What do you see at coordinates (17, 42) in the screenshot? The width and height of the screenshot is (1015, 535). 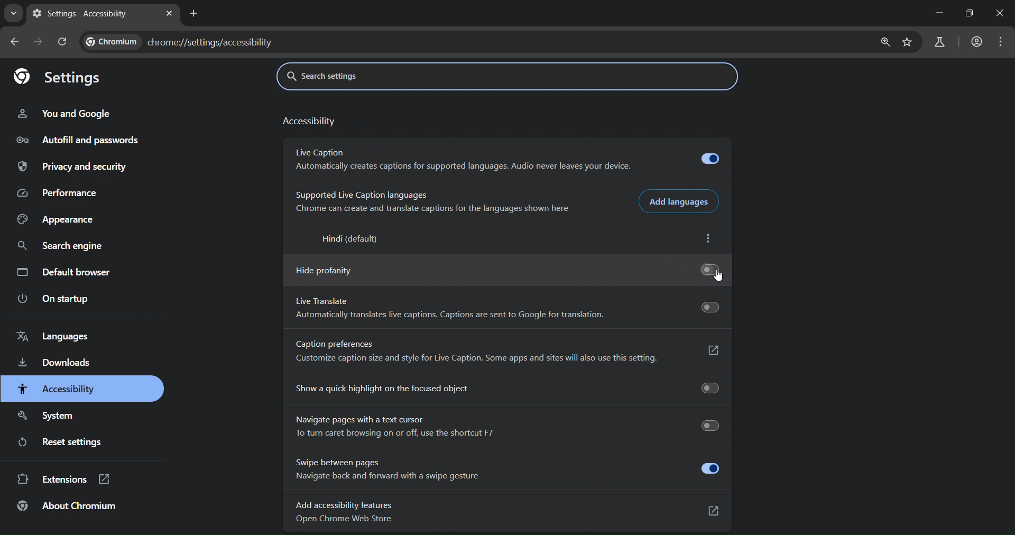 I see `go back one page` at bounding box center [17, 42].